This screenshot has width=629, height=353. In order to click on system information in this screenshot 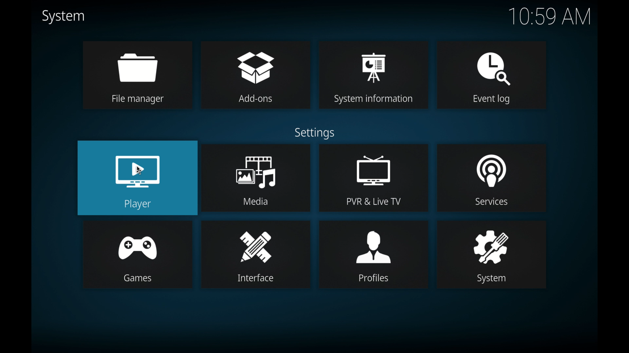, I will do `click(373, 74)`.